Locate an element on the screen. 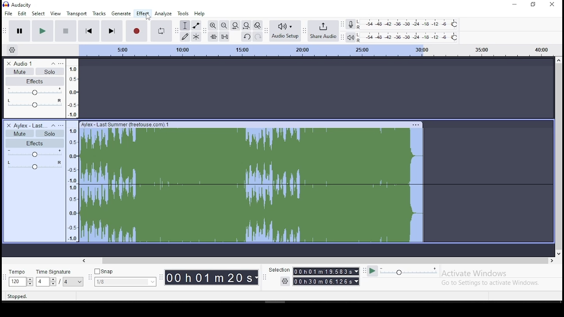 The width and height of the screenshot is (564, 317). skip to start is located at coordinates (89, 30).